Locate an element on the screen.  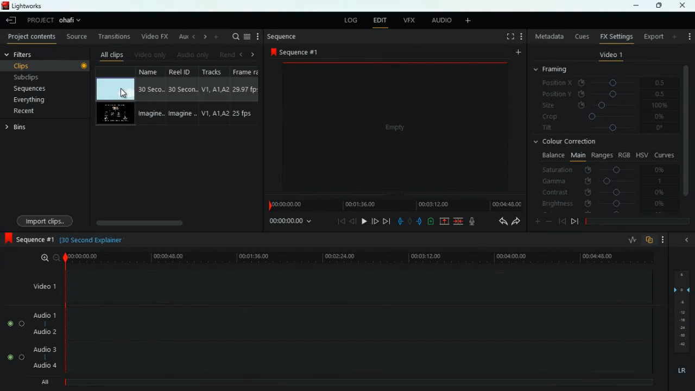
sequence 1 is located at coordinates (29, 239).